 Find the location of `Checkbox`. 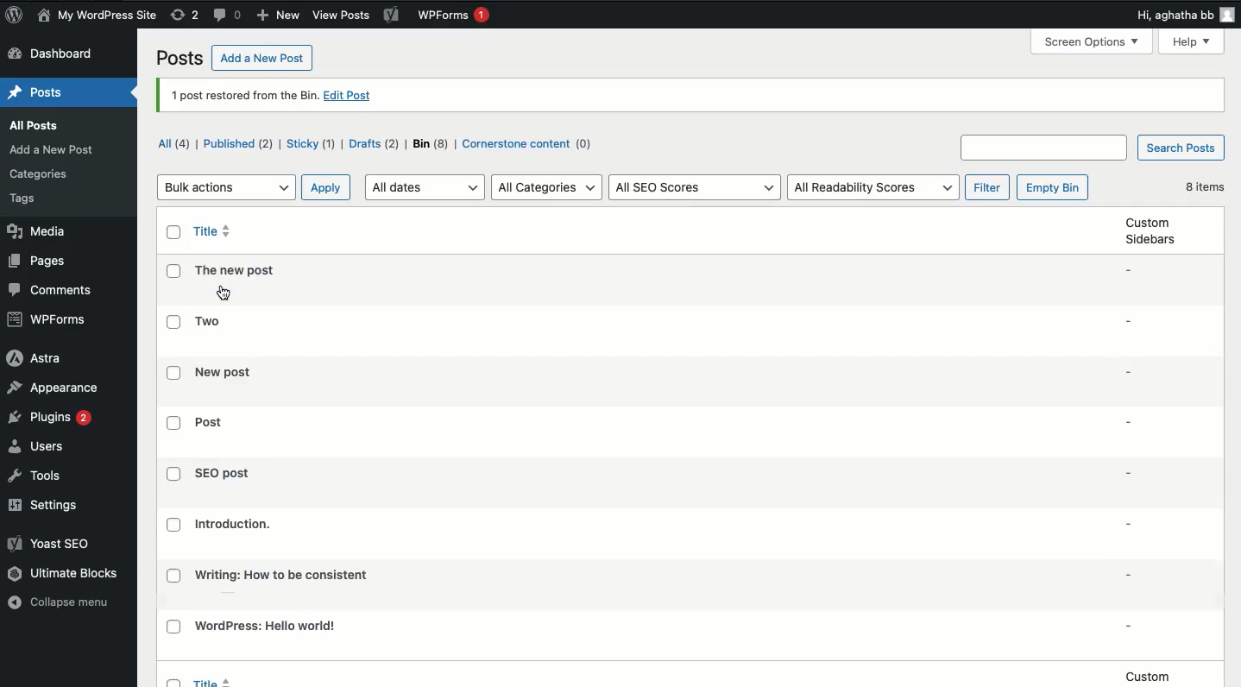

Checkbox is located at coordinates (174, 625).